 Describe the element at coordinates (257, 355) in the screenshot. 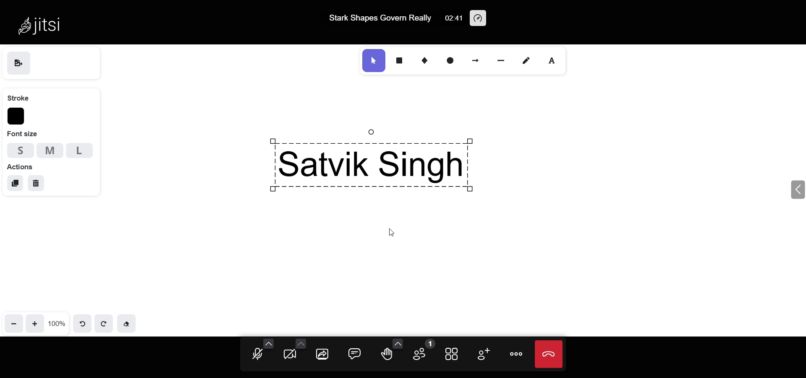

I see `microphone` at that location.